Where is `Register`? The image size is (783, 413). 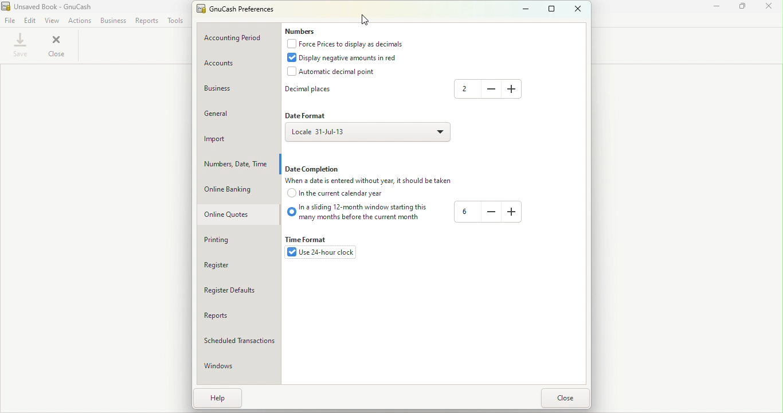
Register is located at coordinates (232, 264).